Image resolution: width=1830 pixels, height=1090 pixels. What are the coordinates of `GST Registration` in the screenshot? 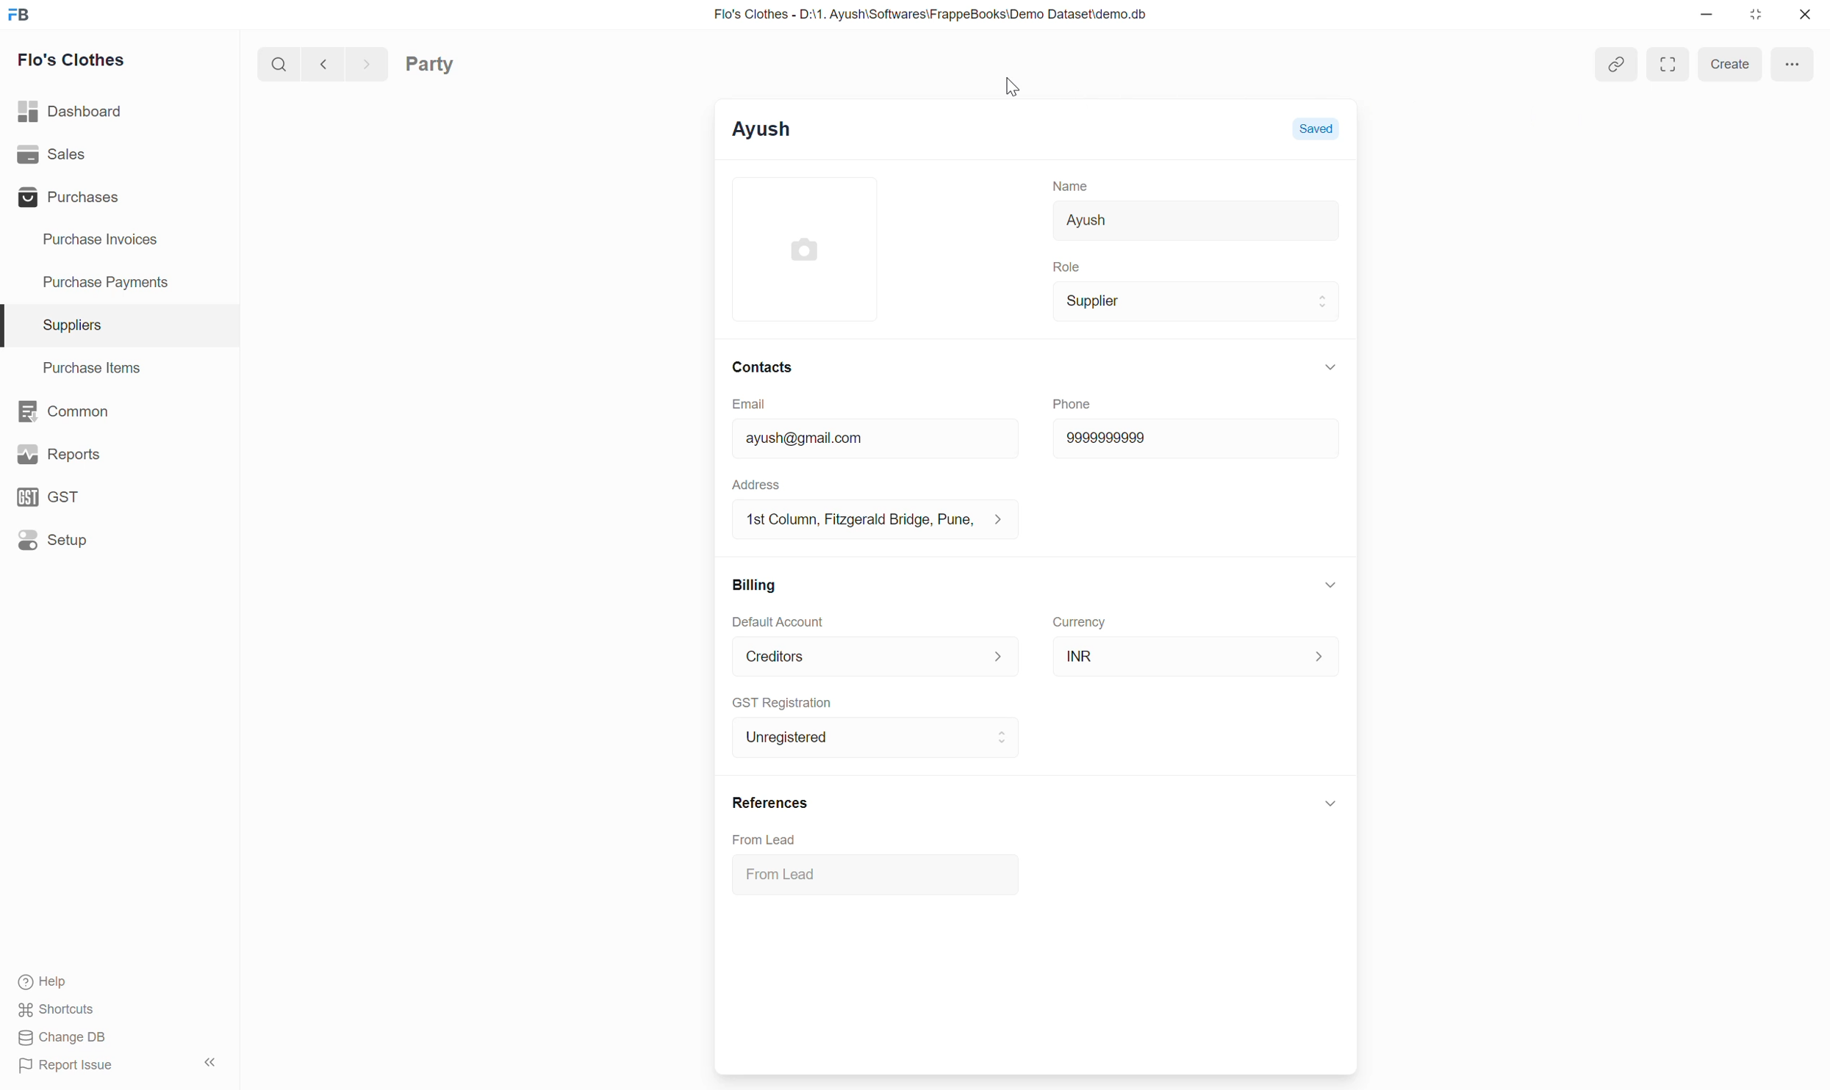 It's located at (782, 703).